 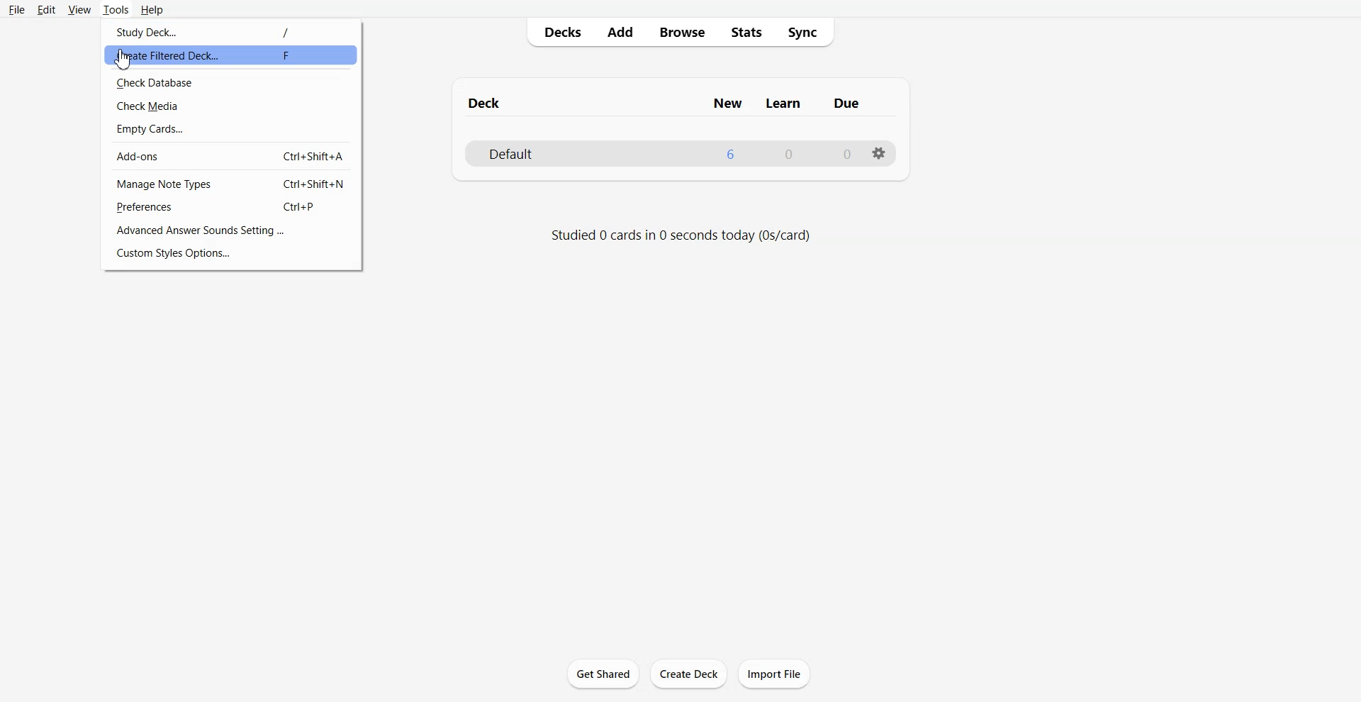 I want to click on File, so click(x=17, y=9).